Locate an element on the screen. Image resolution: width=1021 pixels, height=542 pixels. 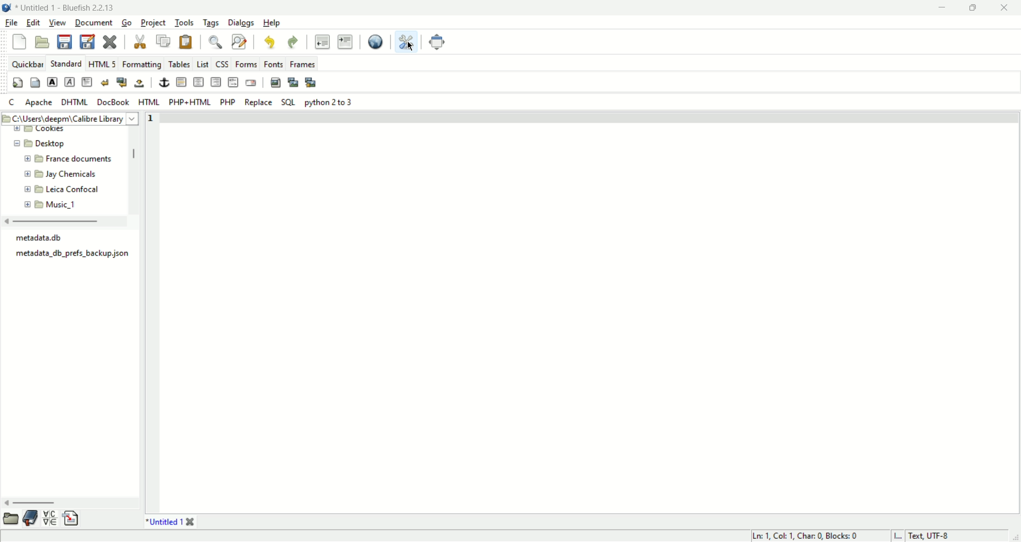
metadata_db_prefs_backup json is located at coordinates (76, 254).